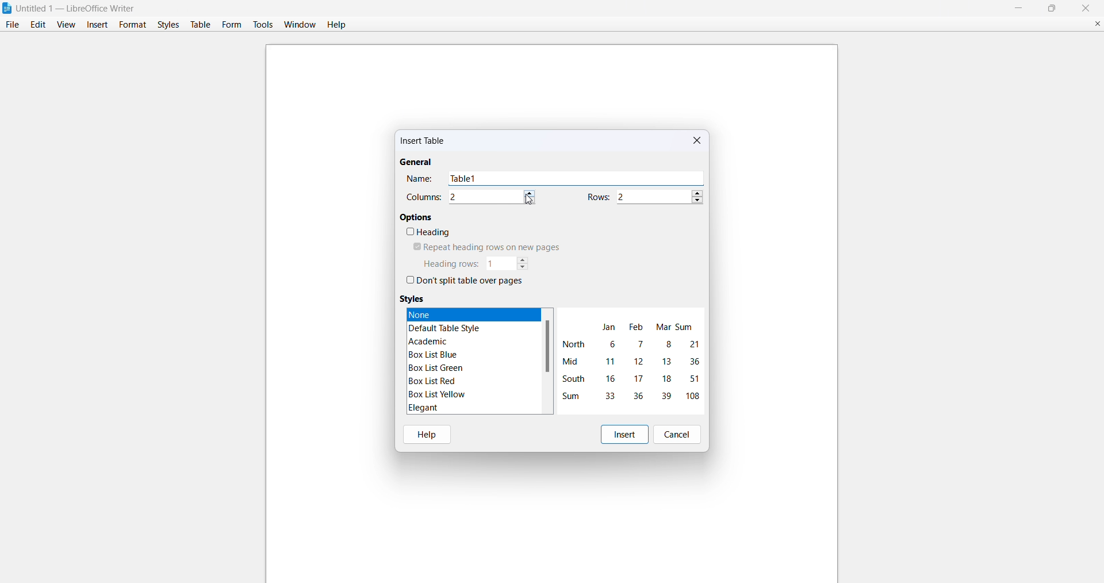 The width and height of the screenshot is (1104, 583). Describe the element at coordinates (167, 24) in the screenshot. I see `styles` at that location.